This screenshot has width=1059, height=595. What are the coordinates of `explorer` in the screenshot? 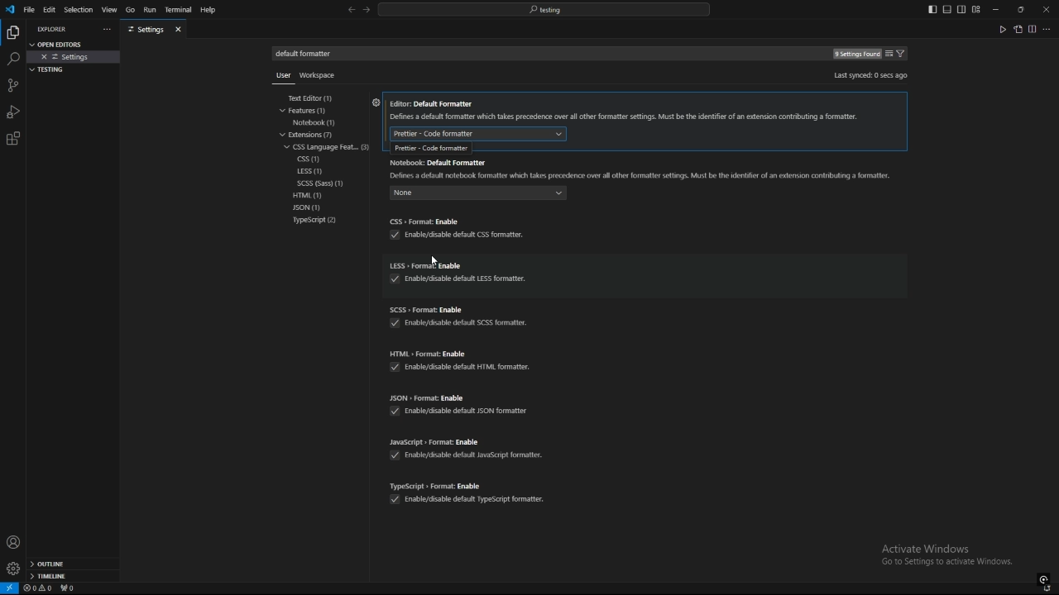 It's located at (55, 29).